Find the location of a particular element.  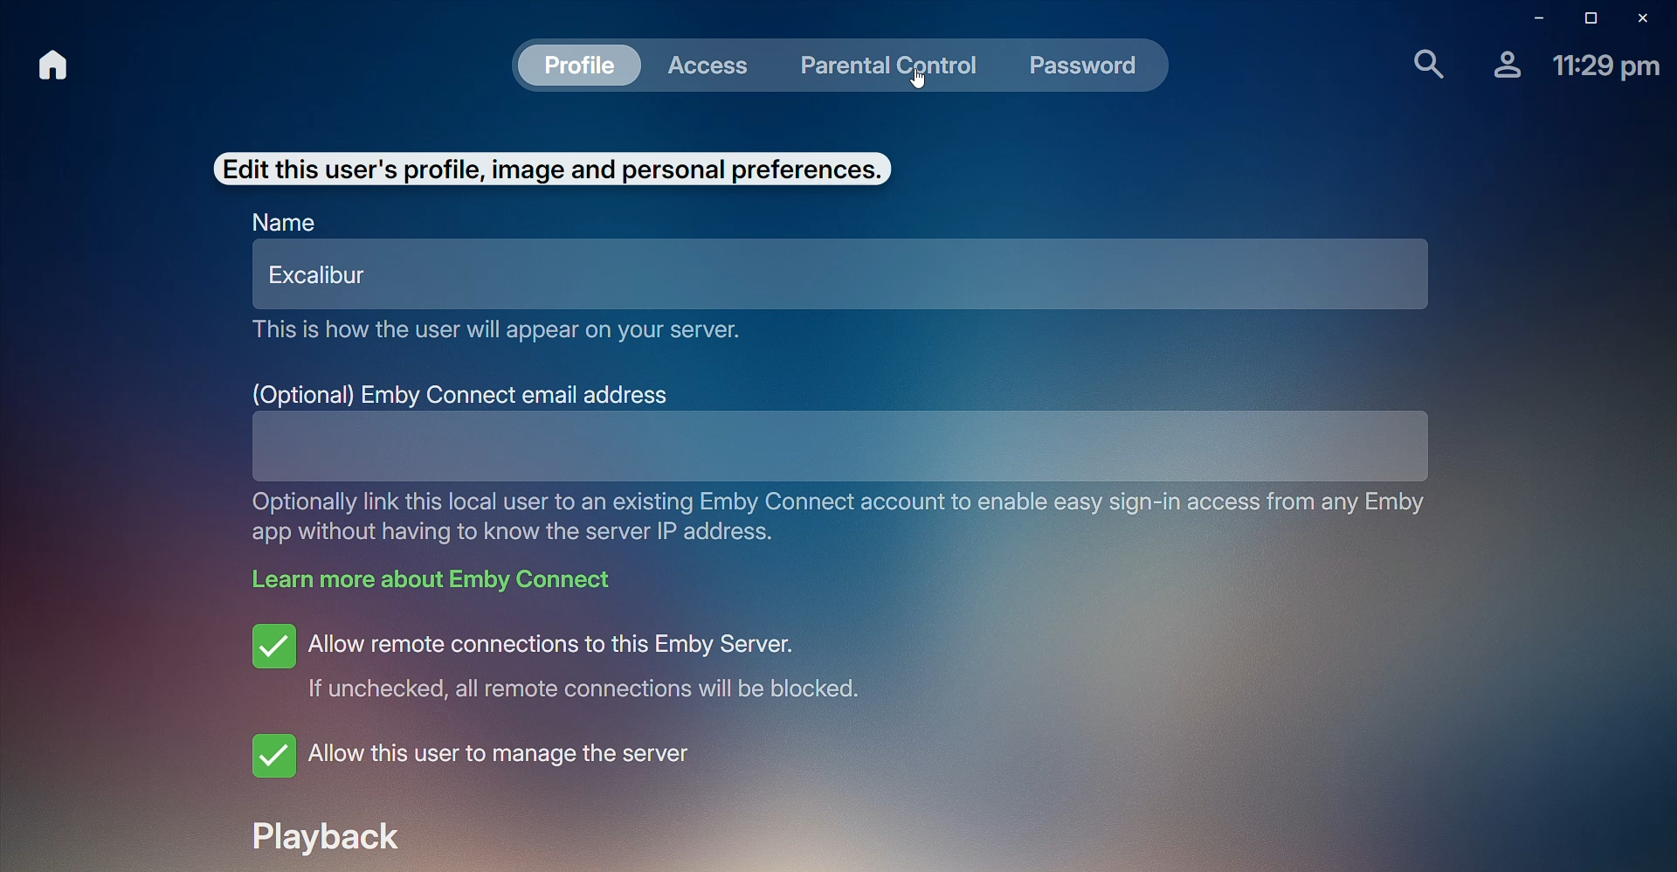

Tick is located at coordinates (273, 645).